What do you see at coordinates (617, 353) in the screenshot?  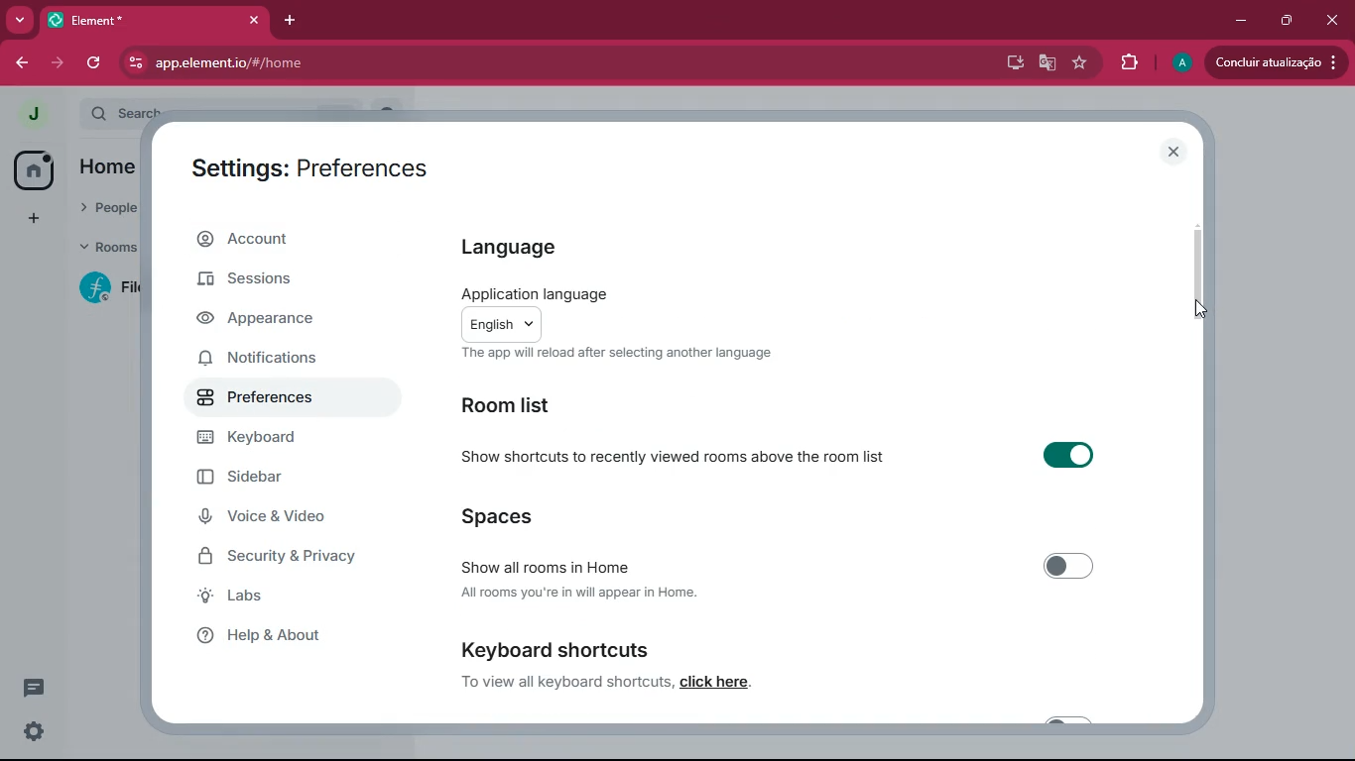 I see `The app will reload after selecting another language` at bounding box center [617, 353].